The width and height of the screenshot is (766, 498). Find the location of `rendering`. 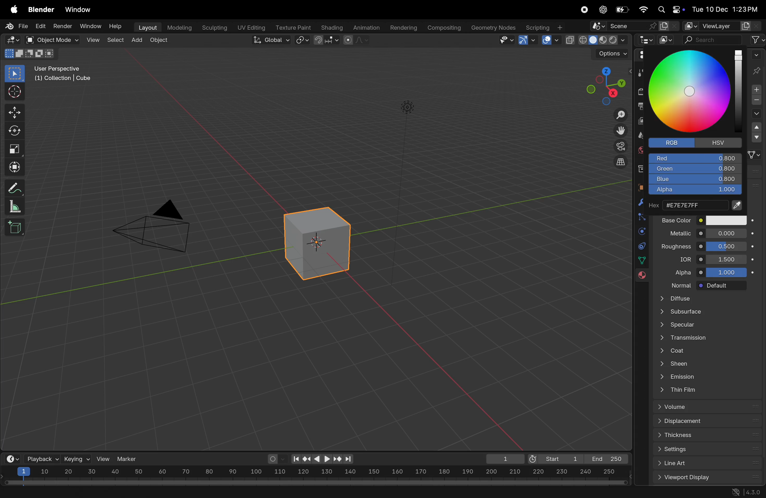

rendering is located at coordinates (401, 27).